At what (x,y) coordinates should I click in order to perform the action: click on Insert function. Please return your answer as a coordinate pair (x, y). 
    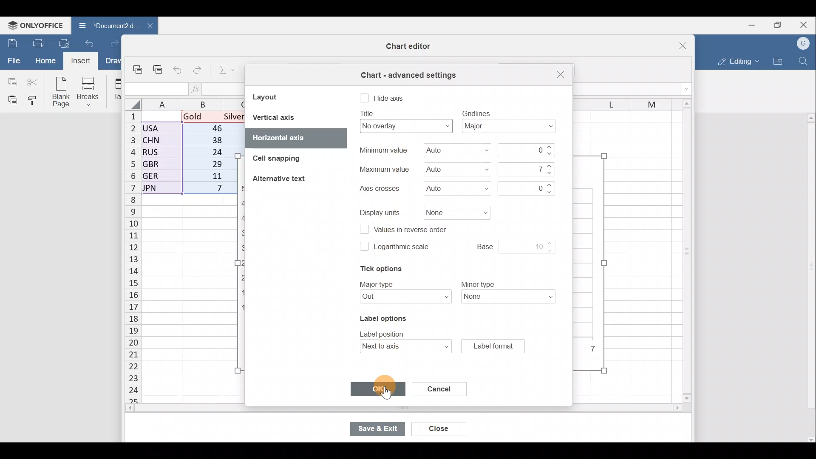
    Looking at the image, I should click on (196, 89).